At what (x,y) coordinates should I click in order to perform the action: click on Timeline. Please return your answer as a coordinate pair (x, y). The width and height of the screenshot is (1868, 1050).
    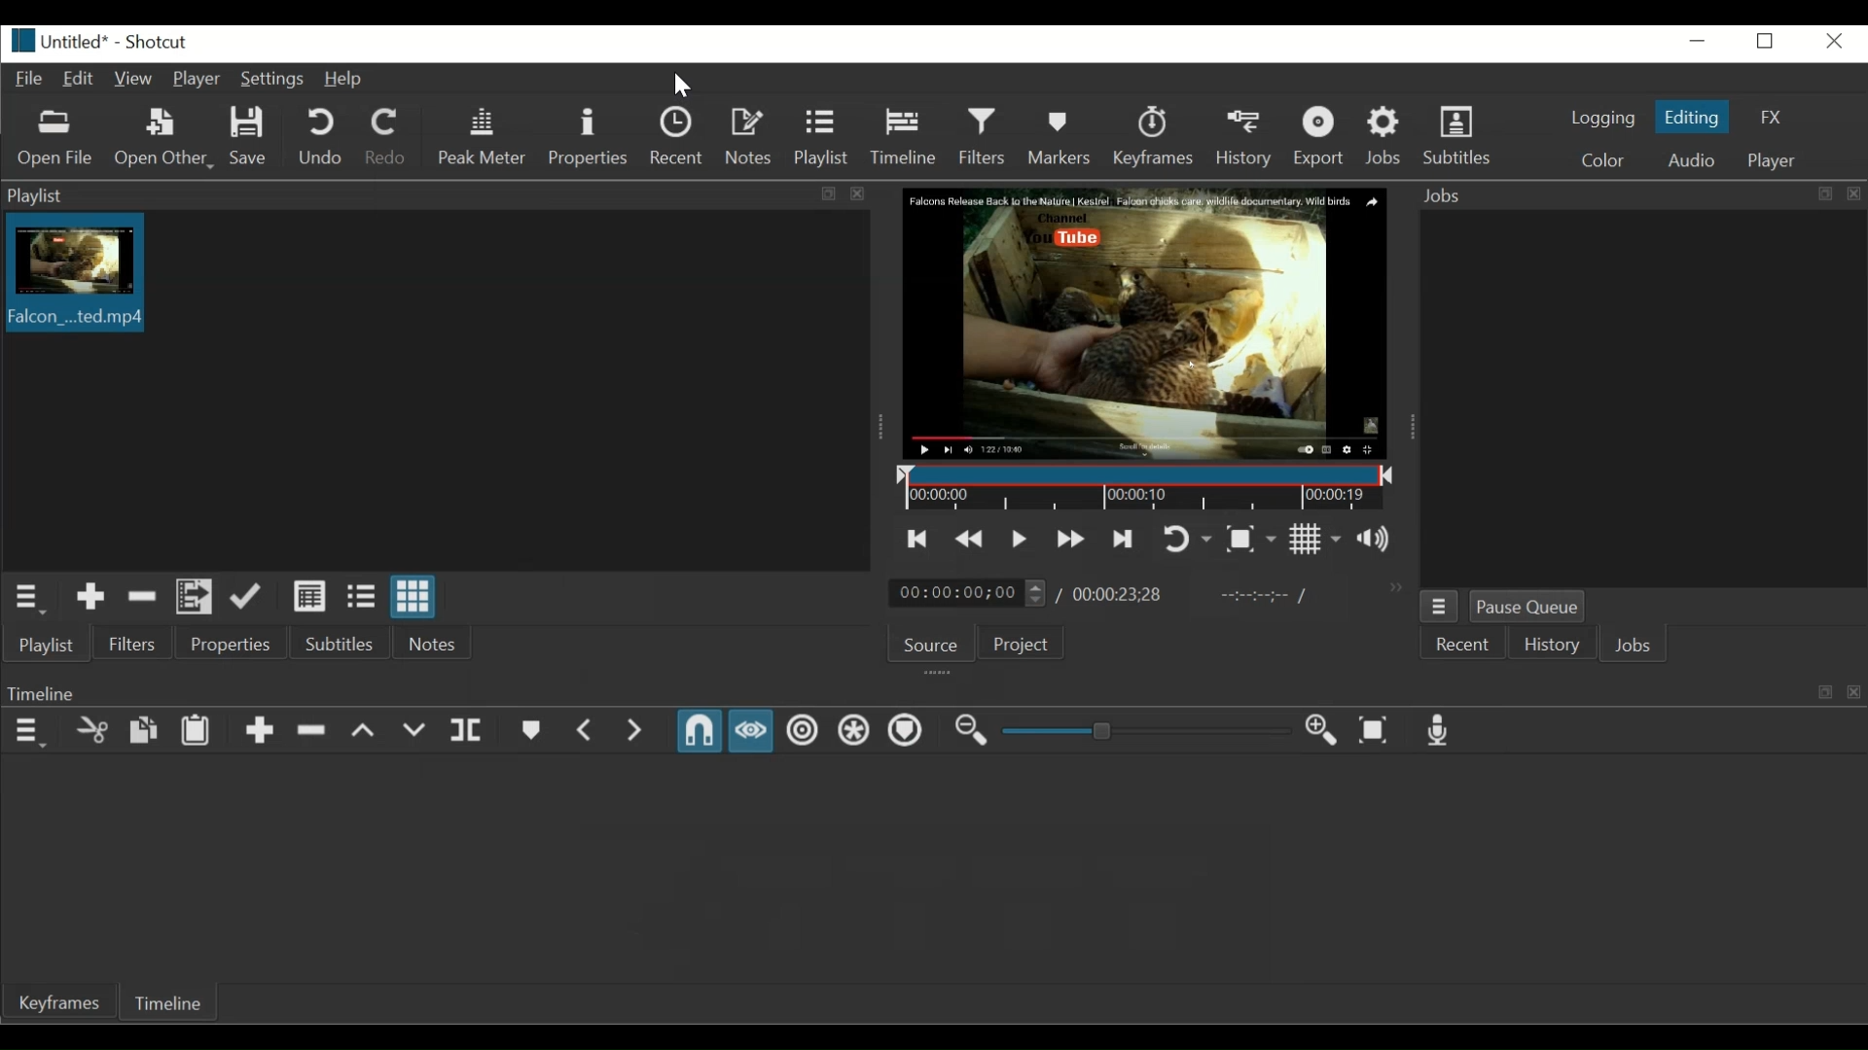
    Looking at the image, I should click on (1140, 486).